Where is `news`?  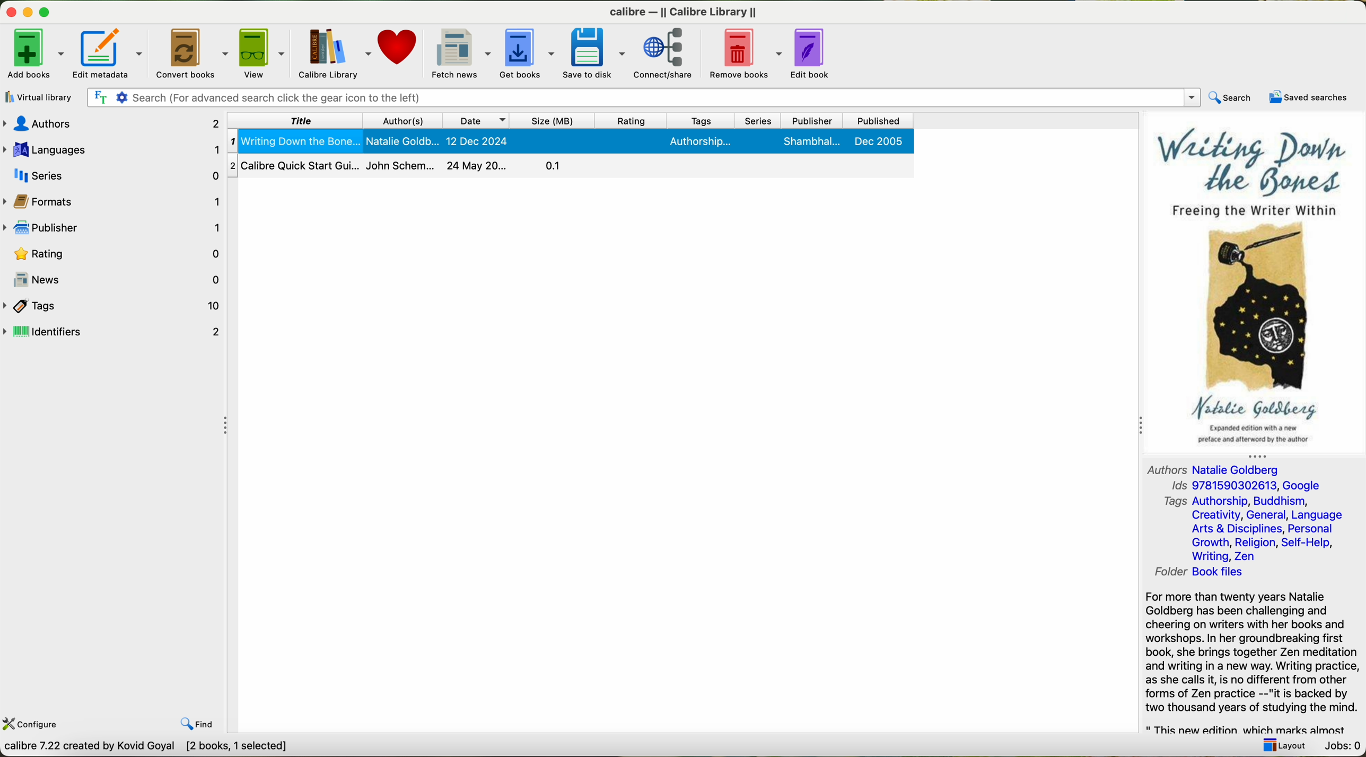 news is located at coordinates (121, 279).